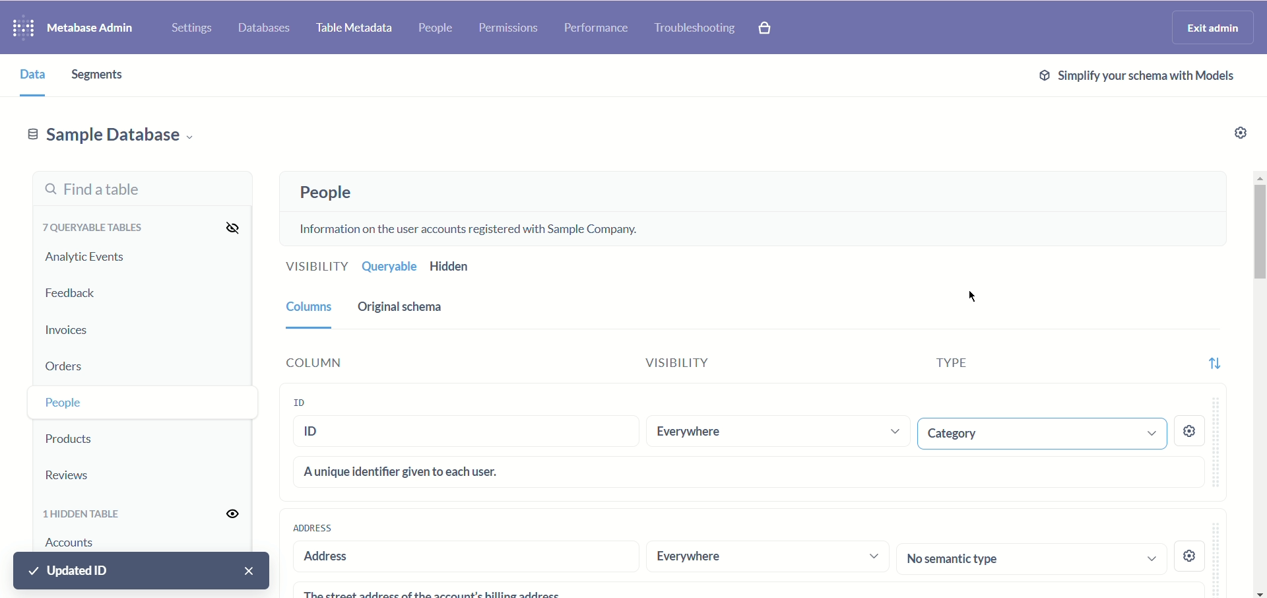 The image size is (1267, 598). I want to click on 1 hidden table, so click(86, 515).